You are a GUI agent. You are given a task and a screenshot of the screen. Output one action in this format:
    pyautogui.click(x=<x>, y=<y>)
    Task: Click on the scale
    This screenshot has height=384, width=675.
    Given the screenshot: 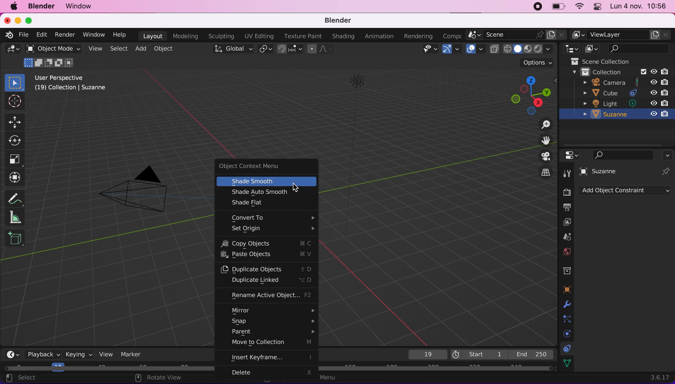 What is the action you would take?
    pyautogui.click(x=18, y=159)
    